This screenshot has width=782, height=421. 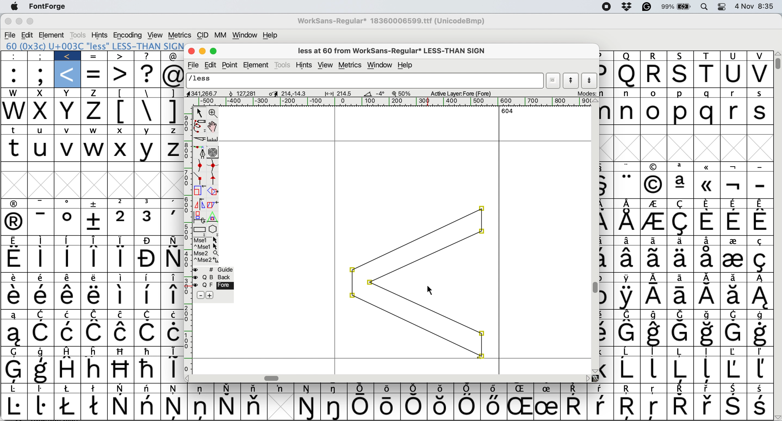 I want to click on Symbol, so click(x=681, y=333).